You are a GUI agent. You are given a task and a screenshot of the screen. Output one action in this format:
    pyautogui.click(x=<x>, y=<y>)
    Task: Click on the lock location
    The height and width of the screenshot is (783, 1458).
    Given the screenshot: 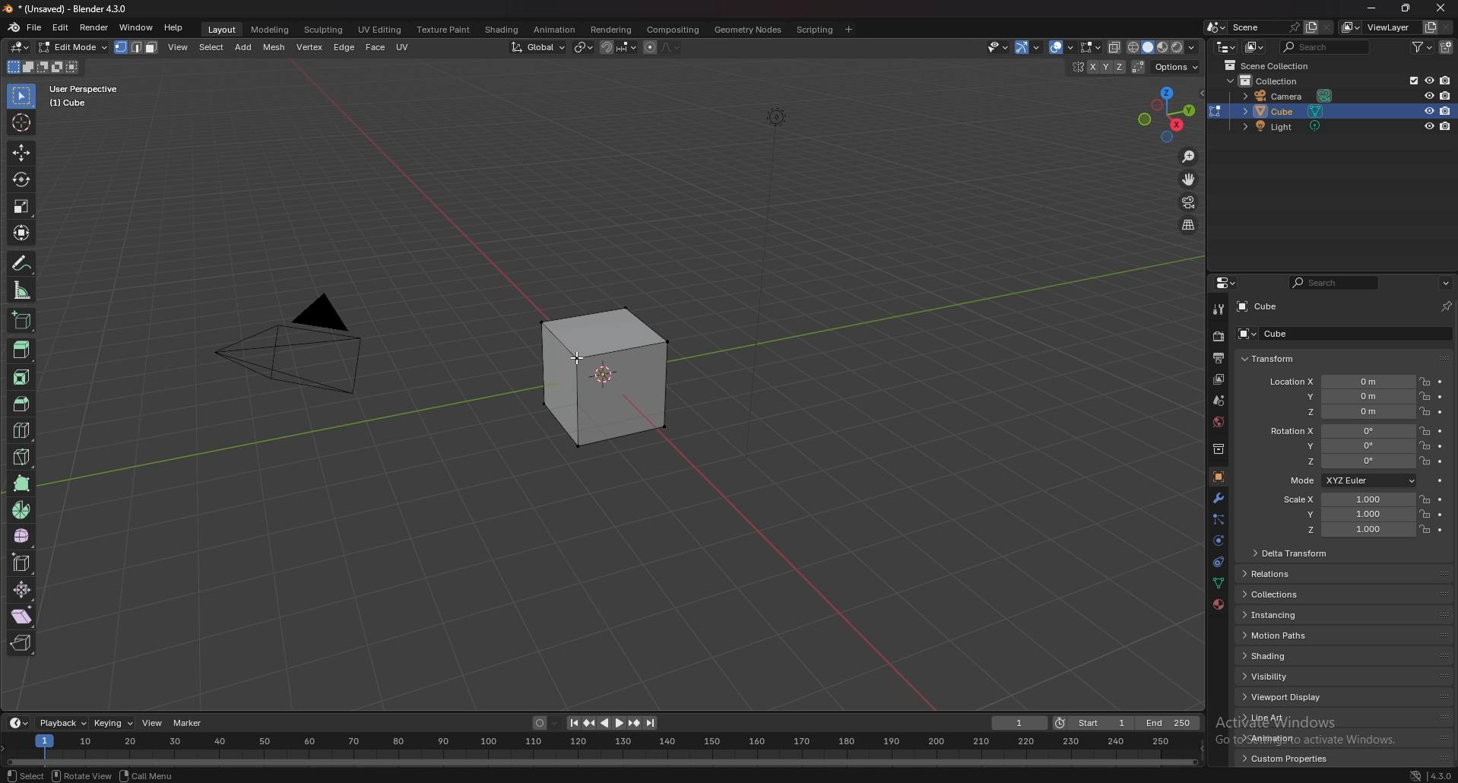 What is the action you would take?
    pyautogui.click(x=1425, y=513)
    